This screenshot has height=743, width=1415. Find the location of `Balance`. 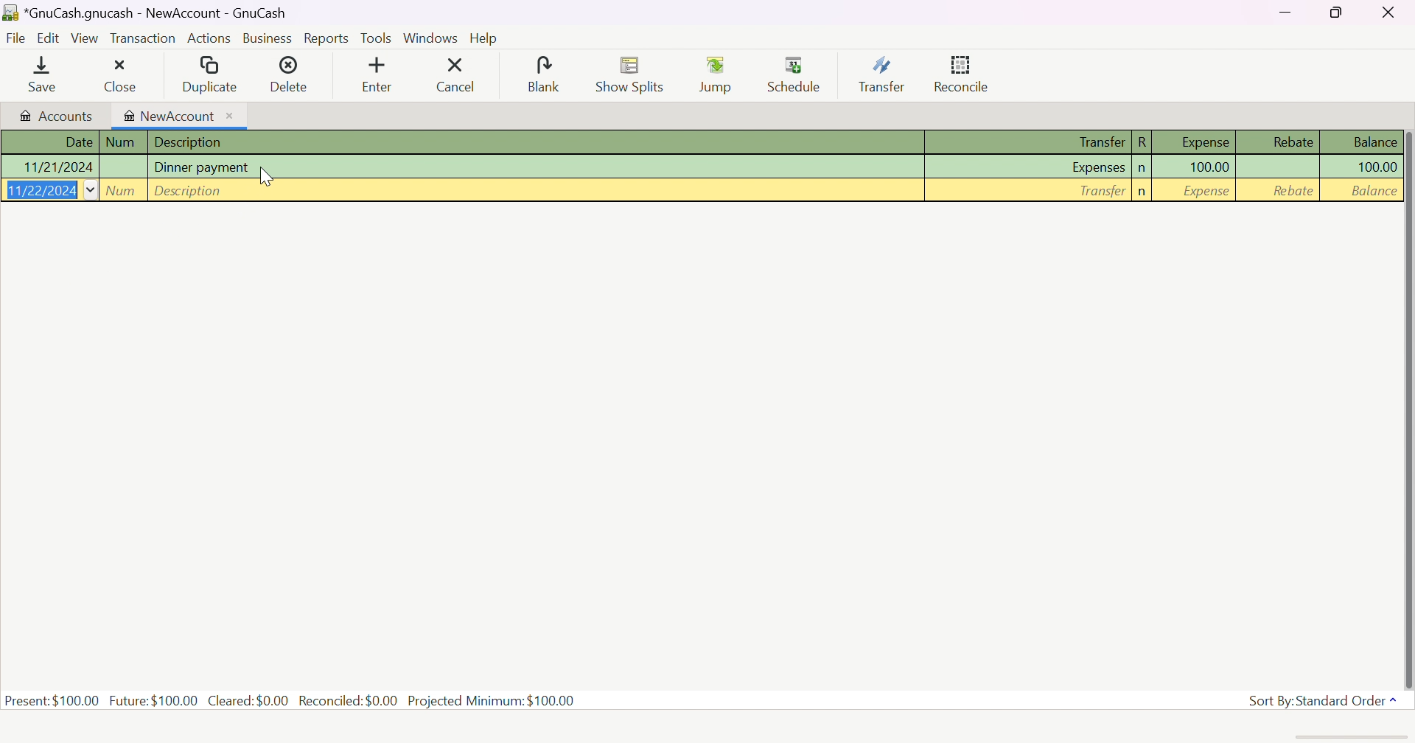

Balance is located at coordinates (1376, 142).